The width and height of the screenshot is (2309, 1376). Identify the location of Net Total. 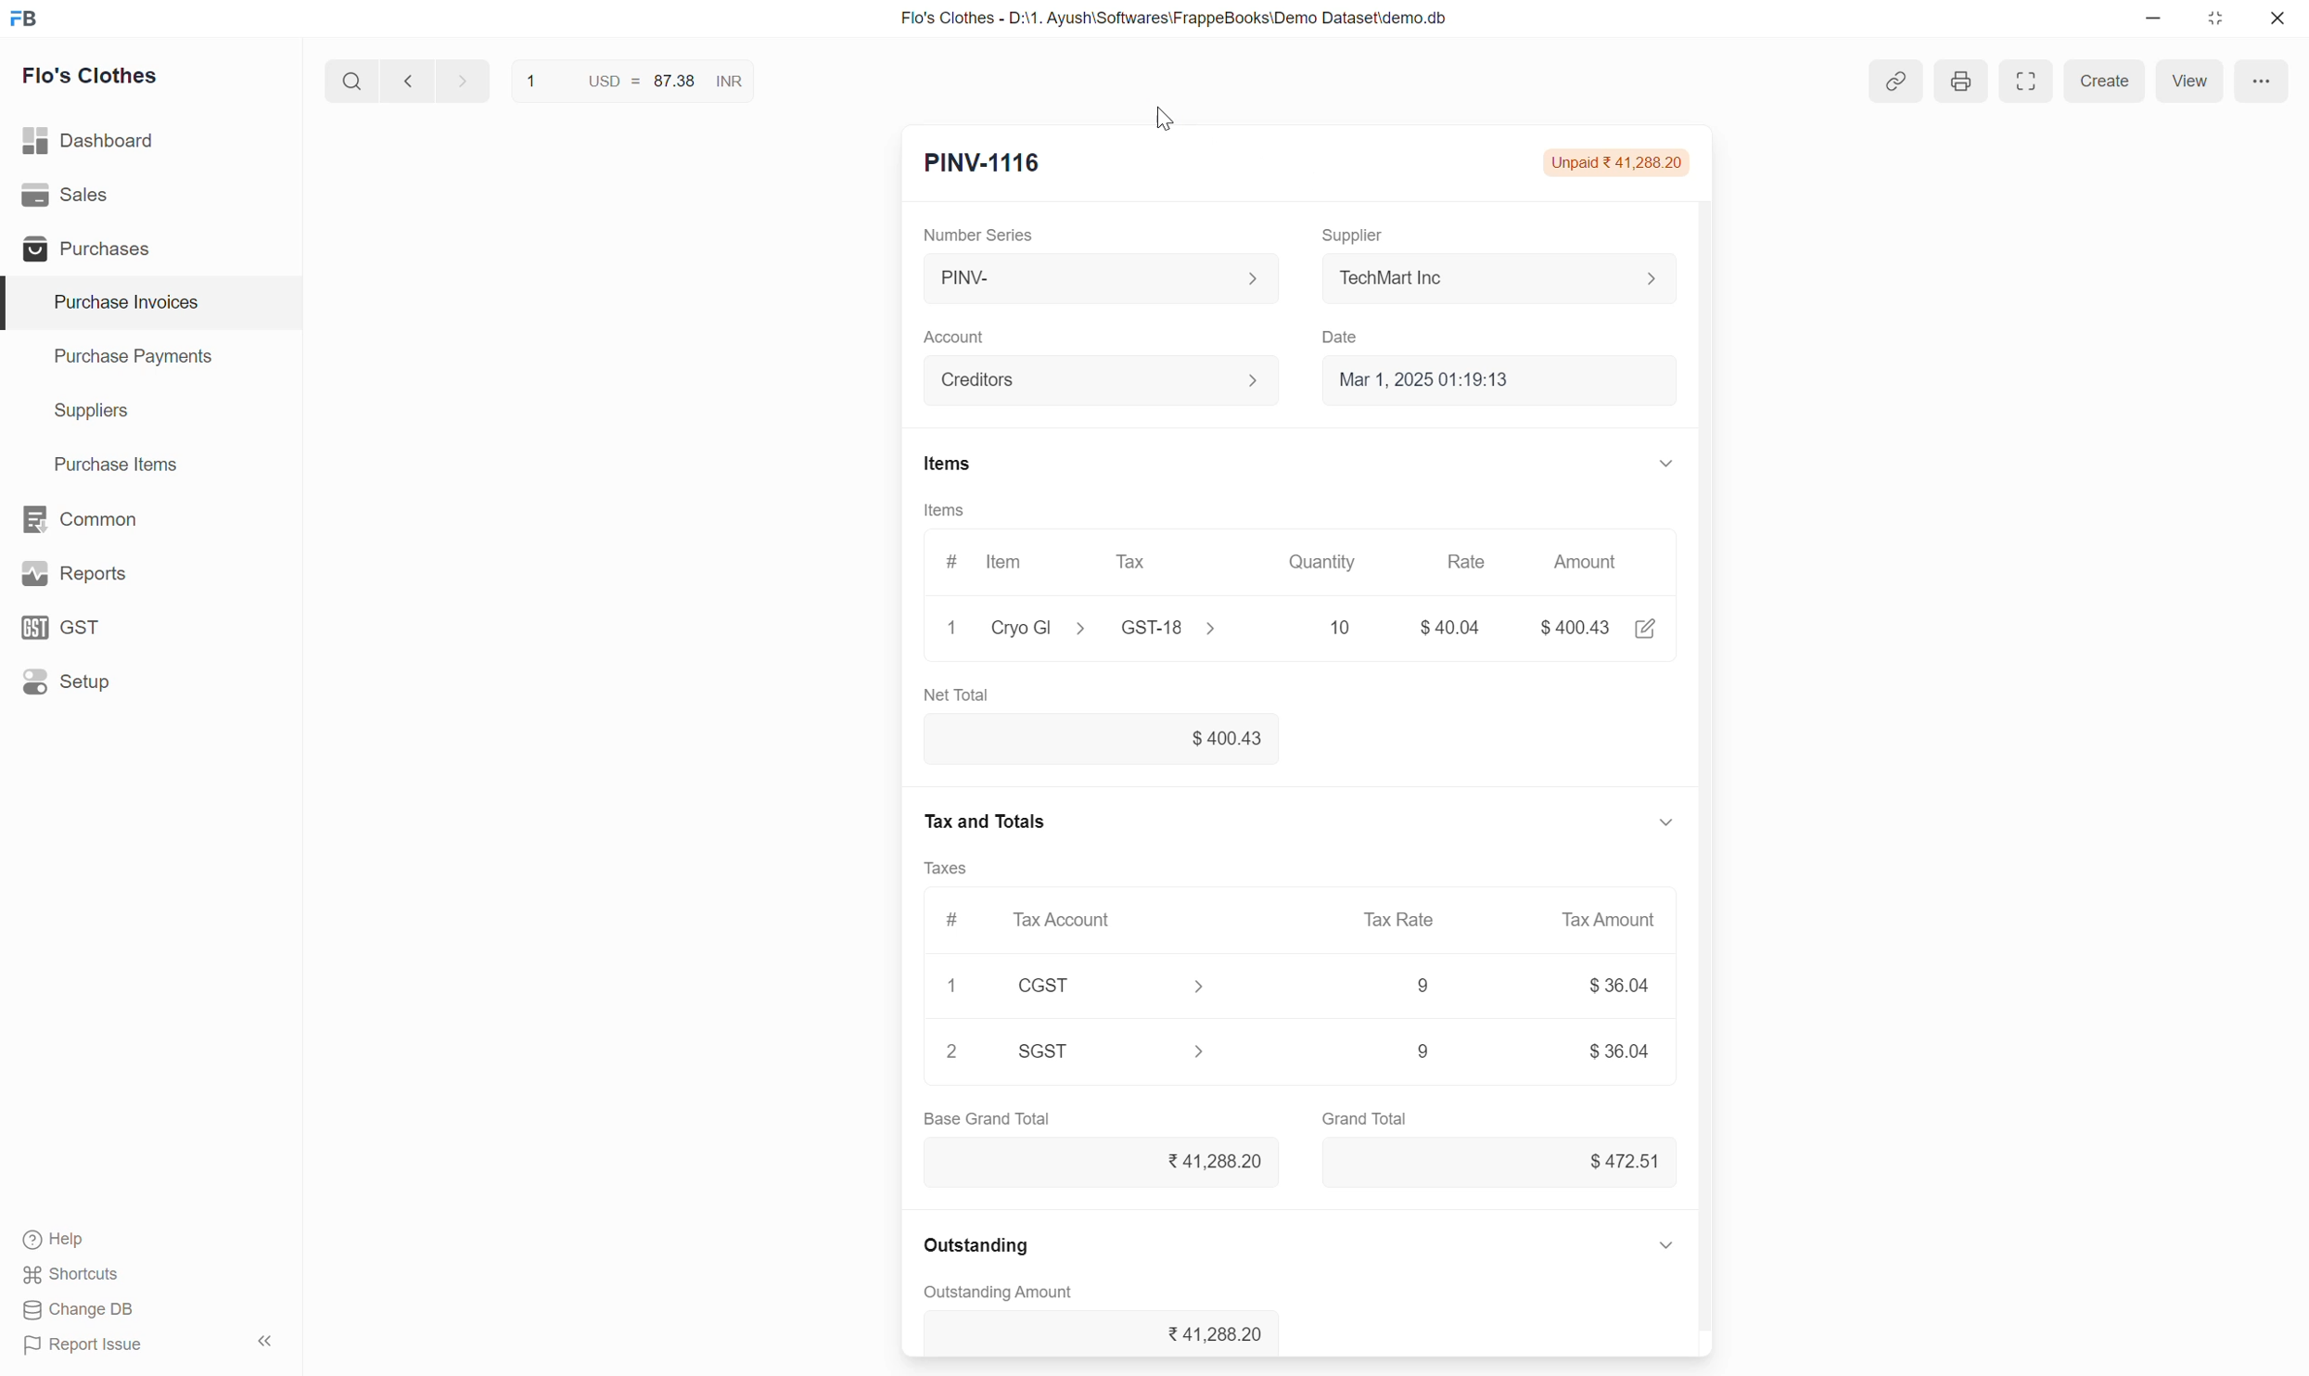
(981, 694).